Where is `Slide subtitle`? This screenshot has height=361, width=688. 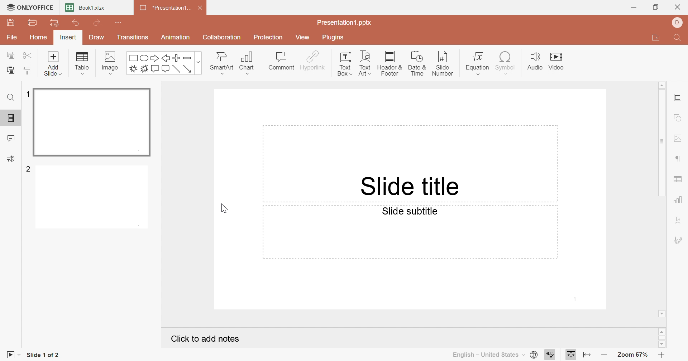 Slide subtitle is located at coordinates (410, 211).